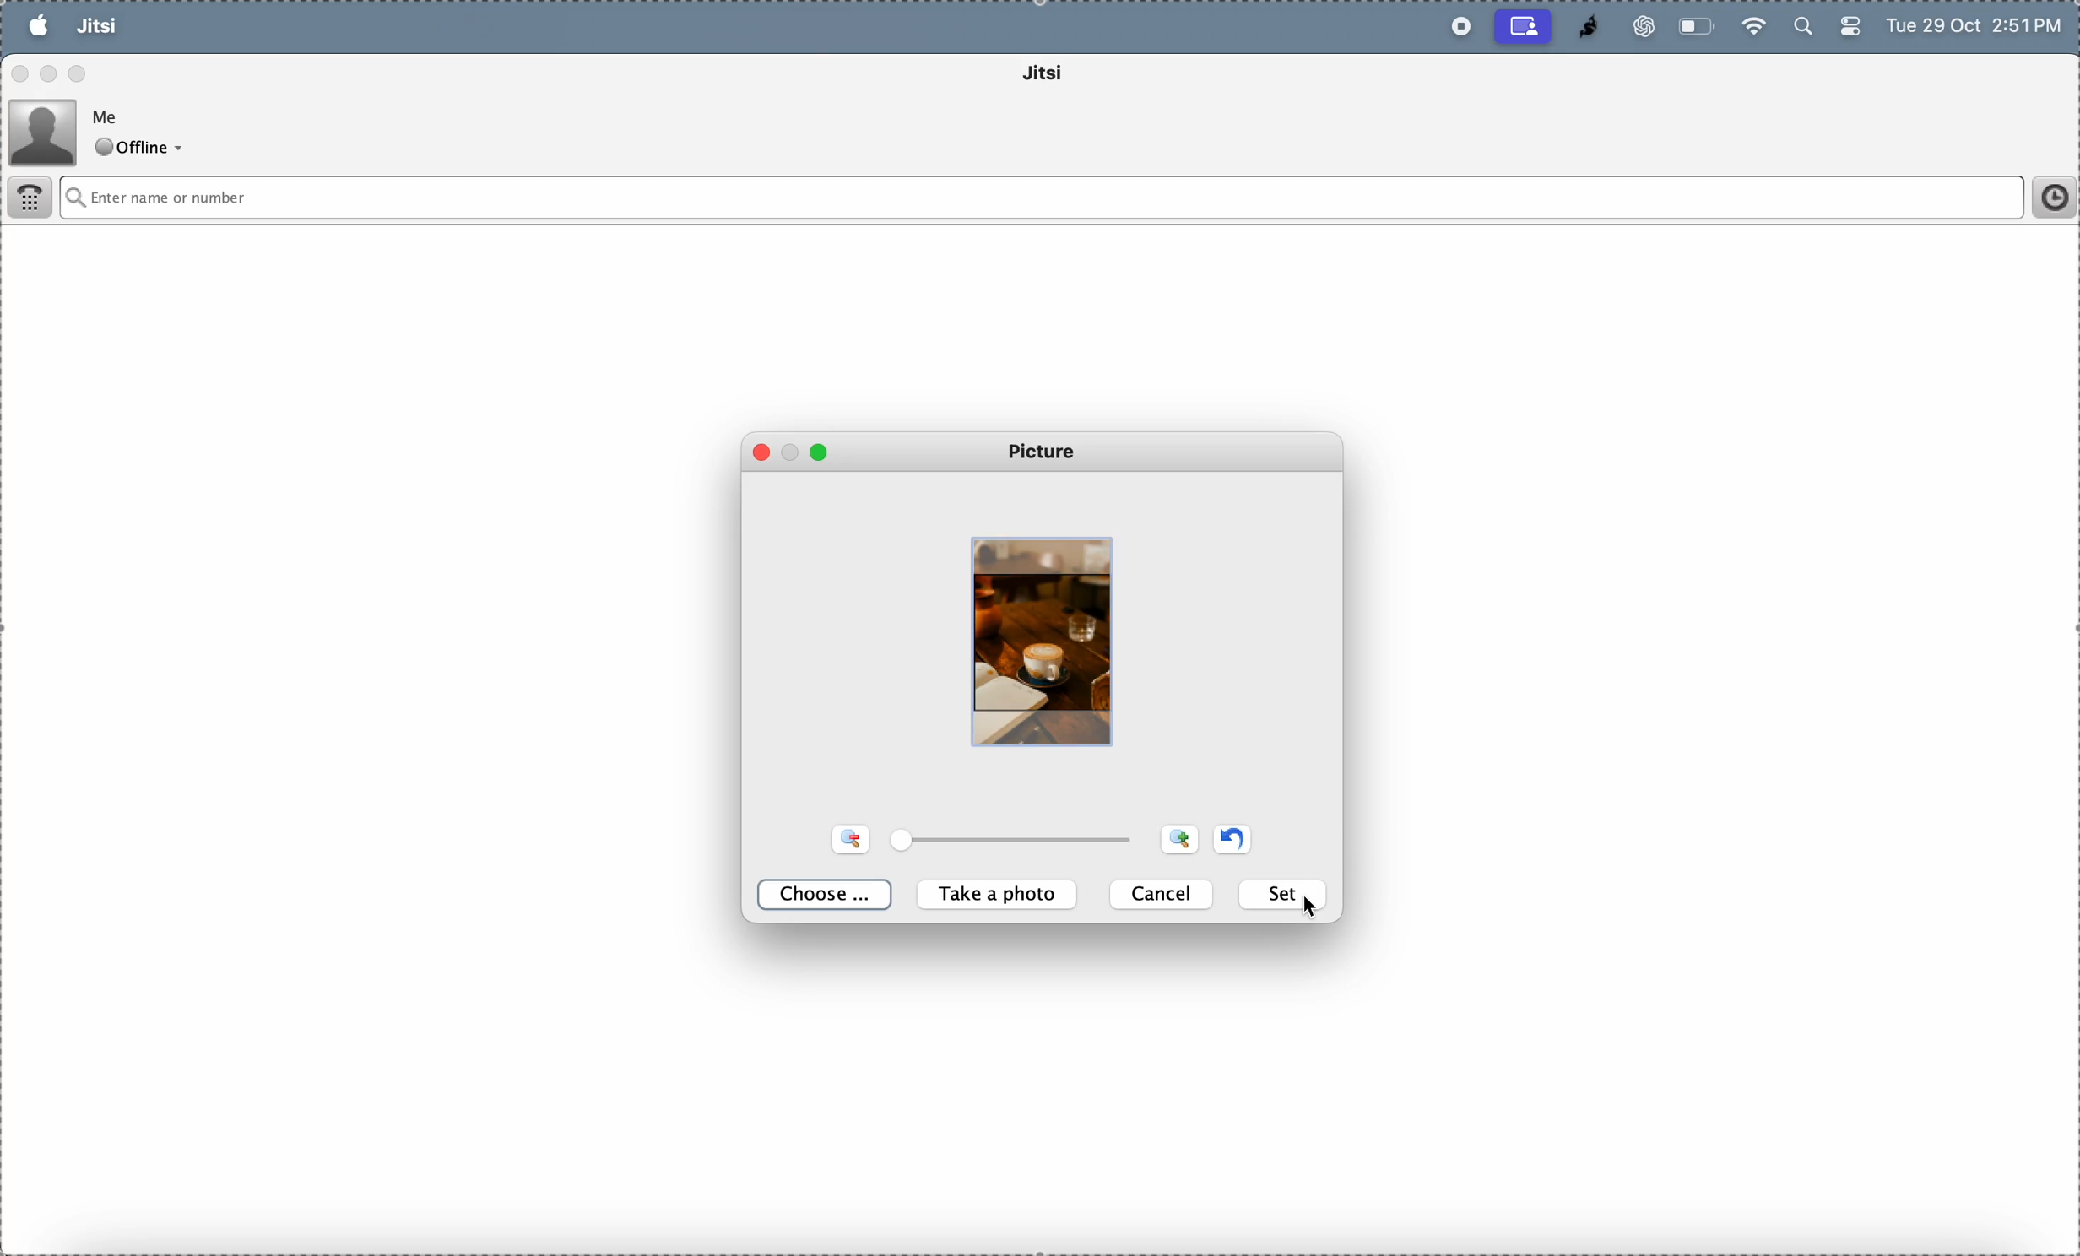 This screenshot has width=2080, height=1256. Describe the element at coordinates (1179, 838) in the screenshot. I see `zoom out` at that location.